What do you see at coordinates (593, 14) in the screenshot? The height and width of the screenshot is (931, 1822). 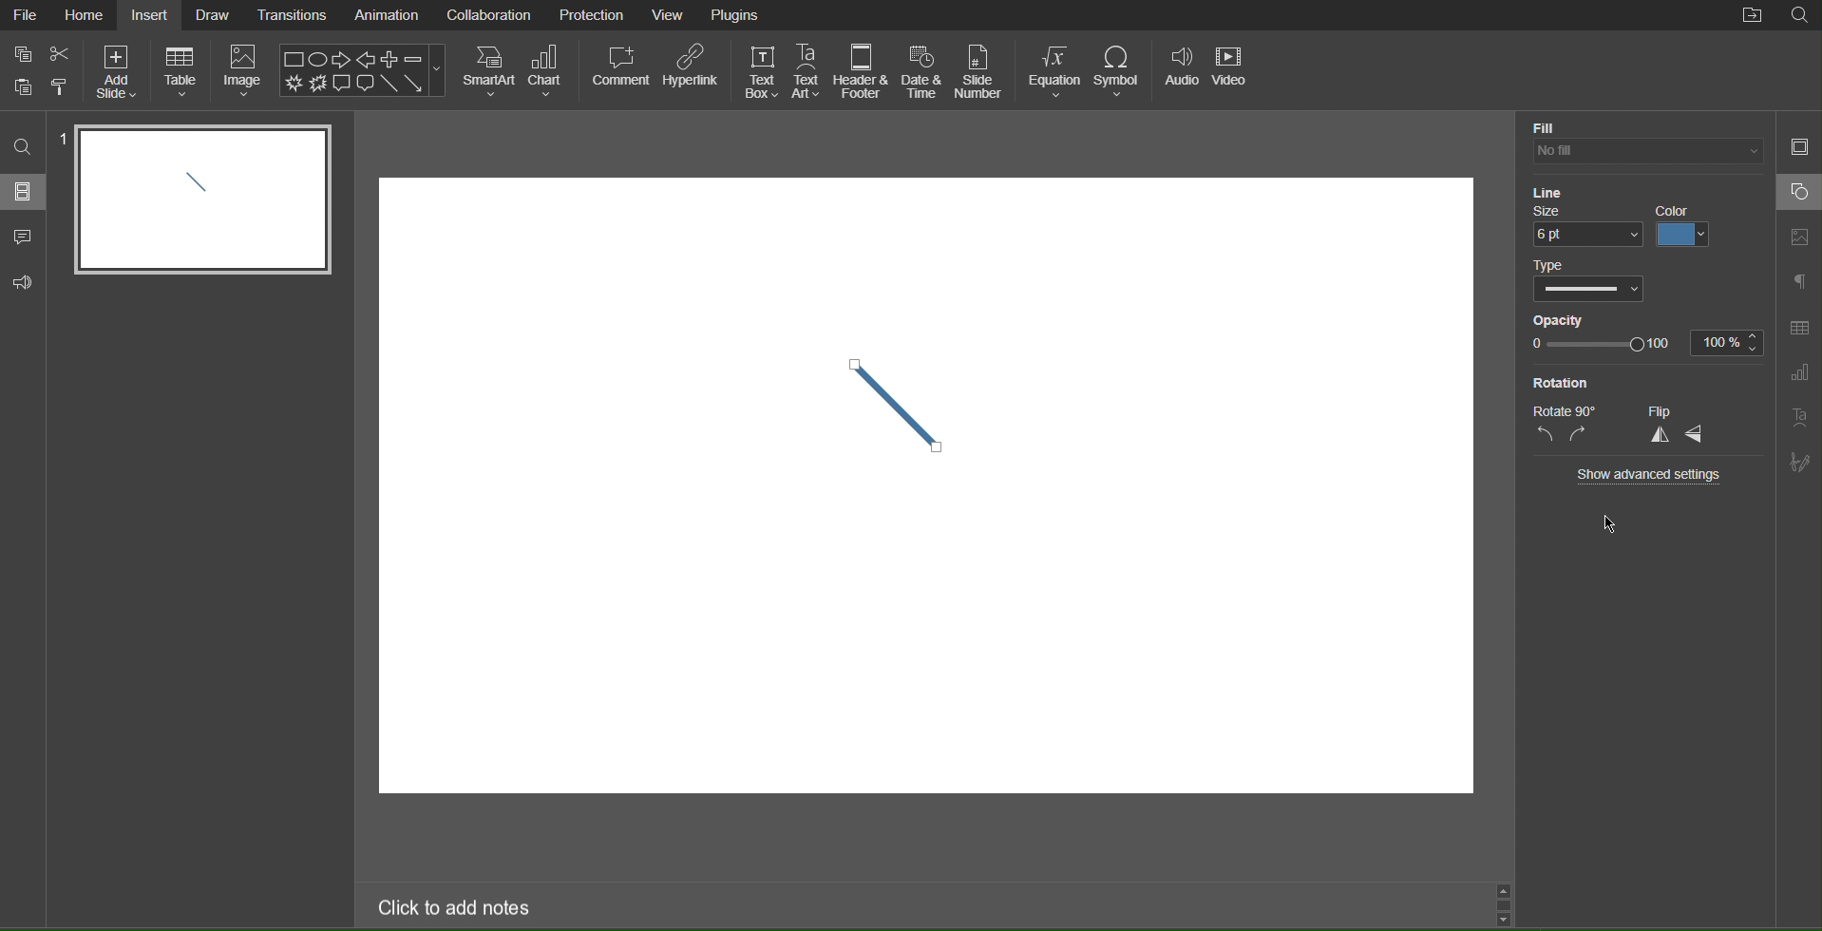 I see `Protection` at bounding box center [593, 14].